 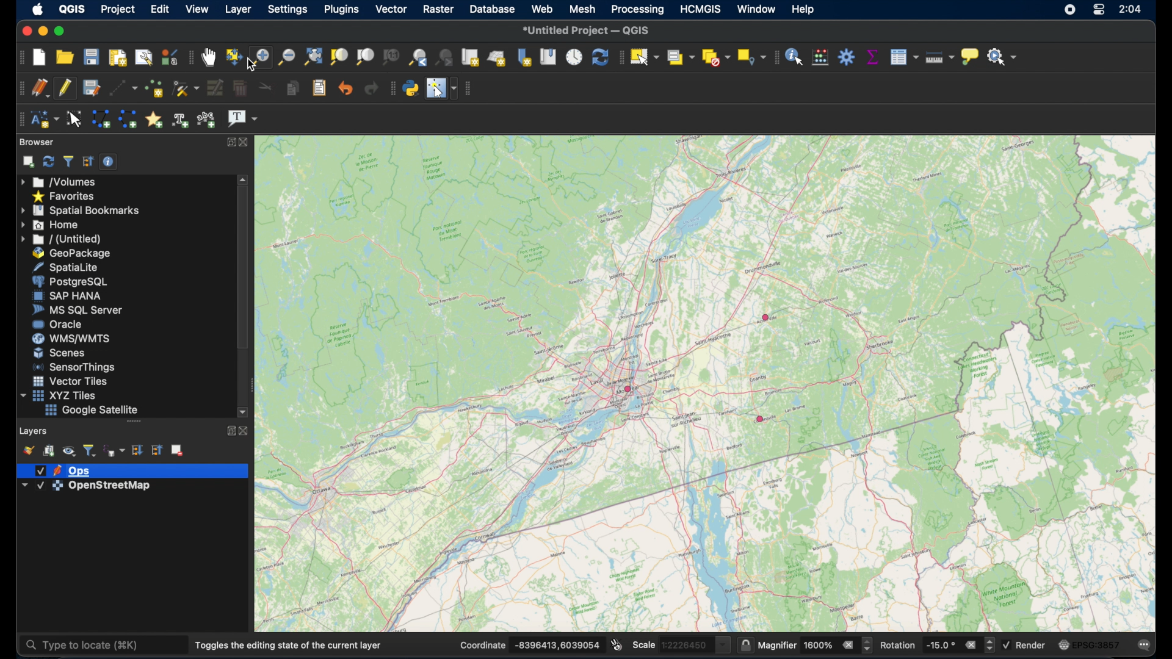 What do you see at coordinates (60, 32) in the screenshot?
I see `maximize` at bounding box center [60, 32].